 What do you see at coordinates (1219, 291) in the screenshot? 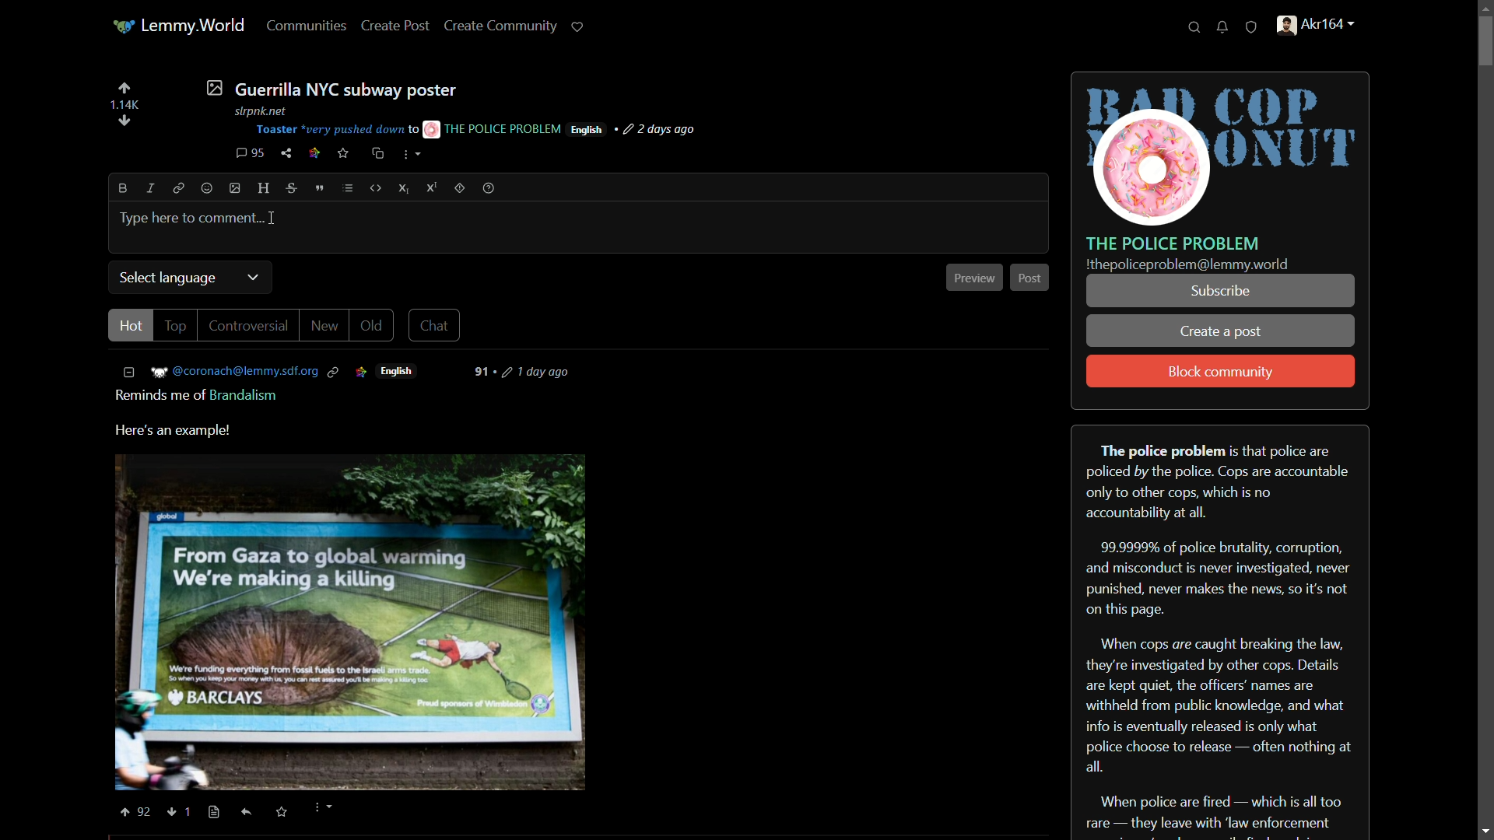
I see `subscribe` at bounding box center [1219, 291].